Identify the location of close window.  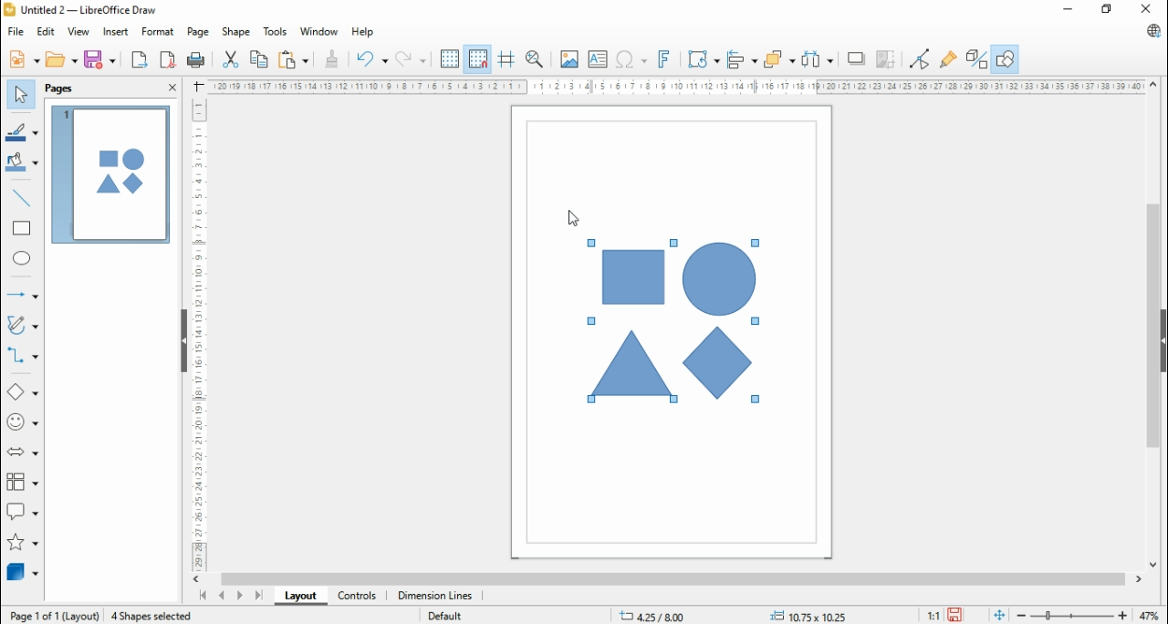
(1150, 8).